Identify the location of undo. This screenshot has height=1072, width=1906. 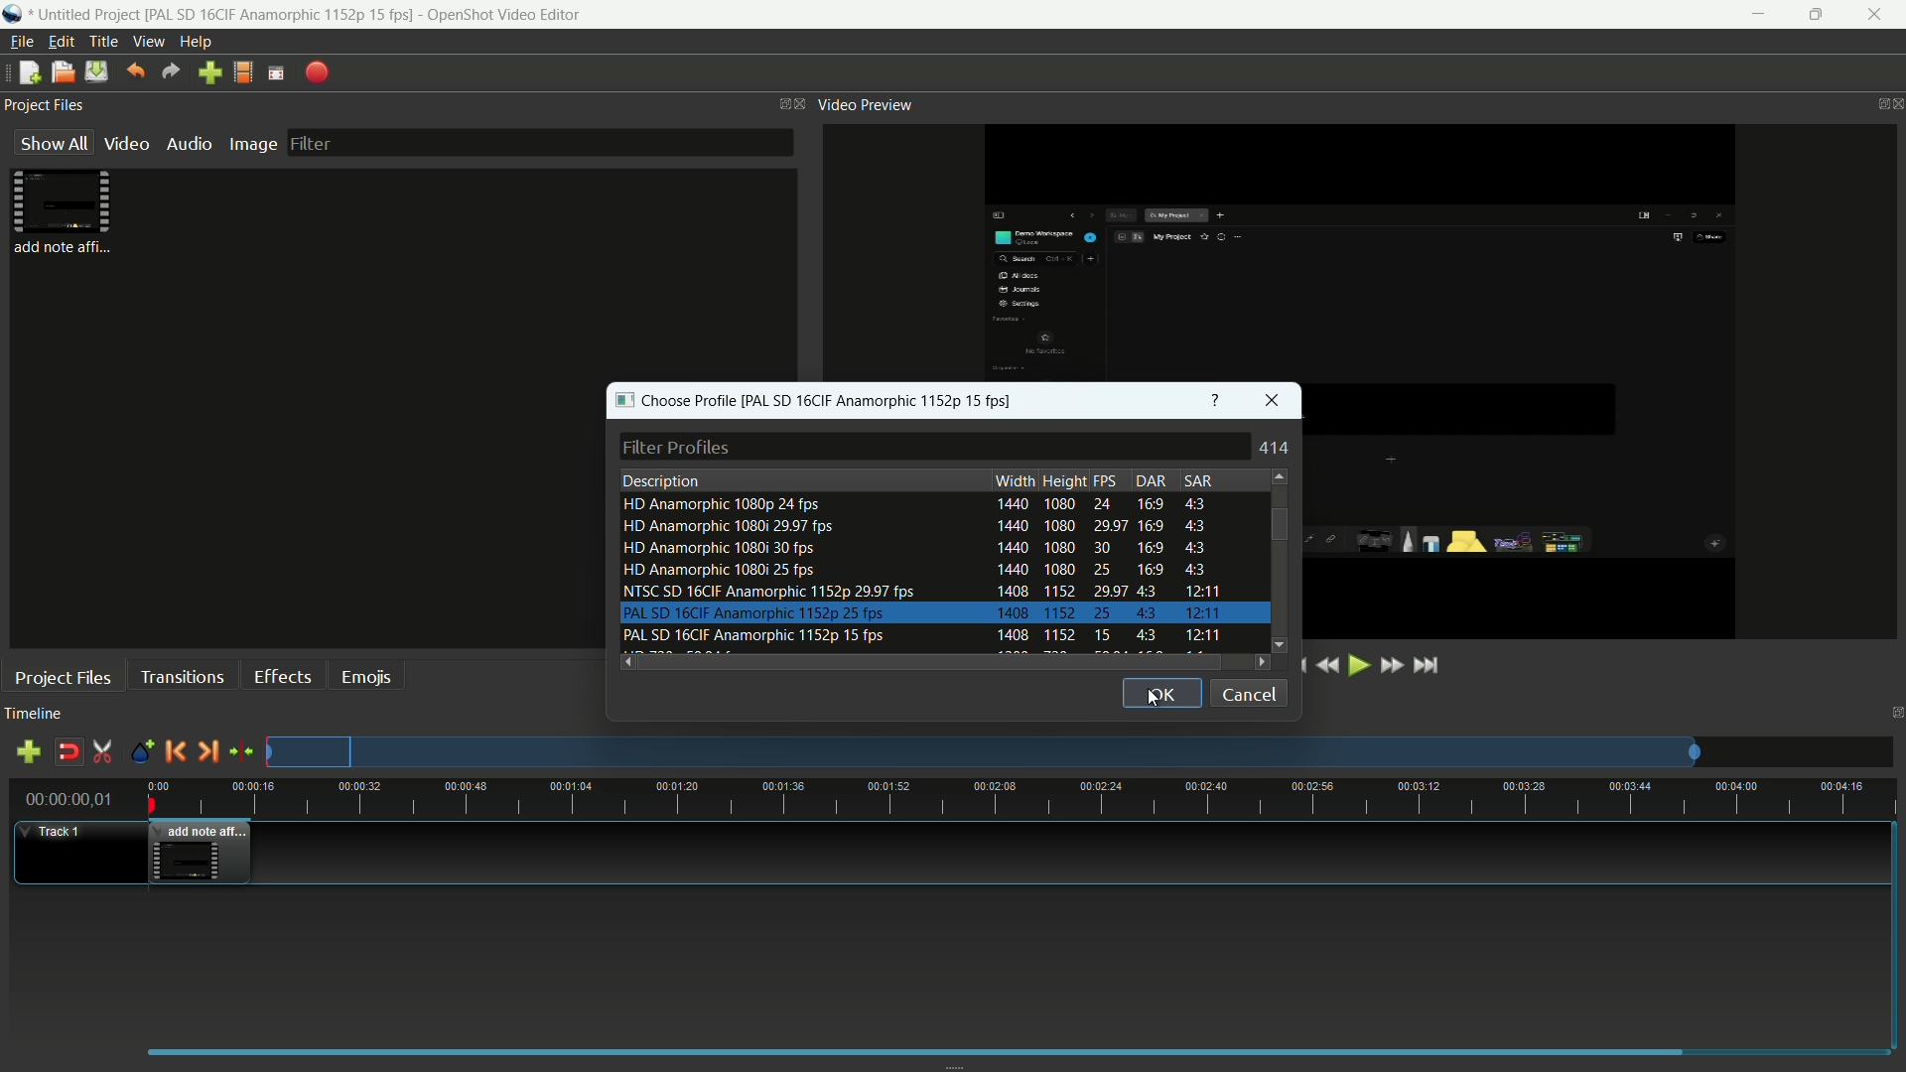
(132, 72).